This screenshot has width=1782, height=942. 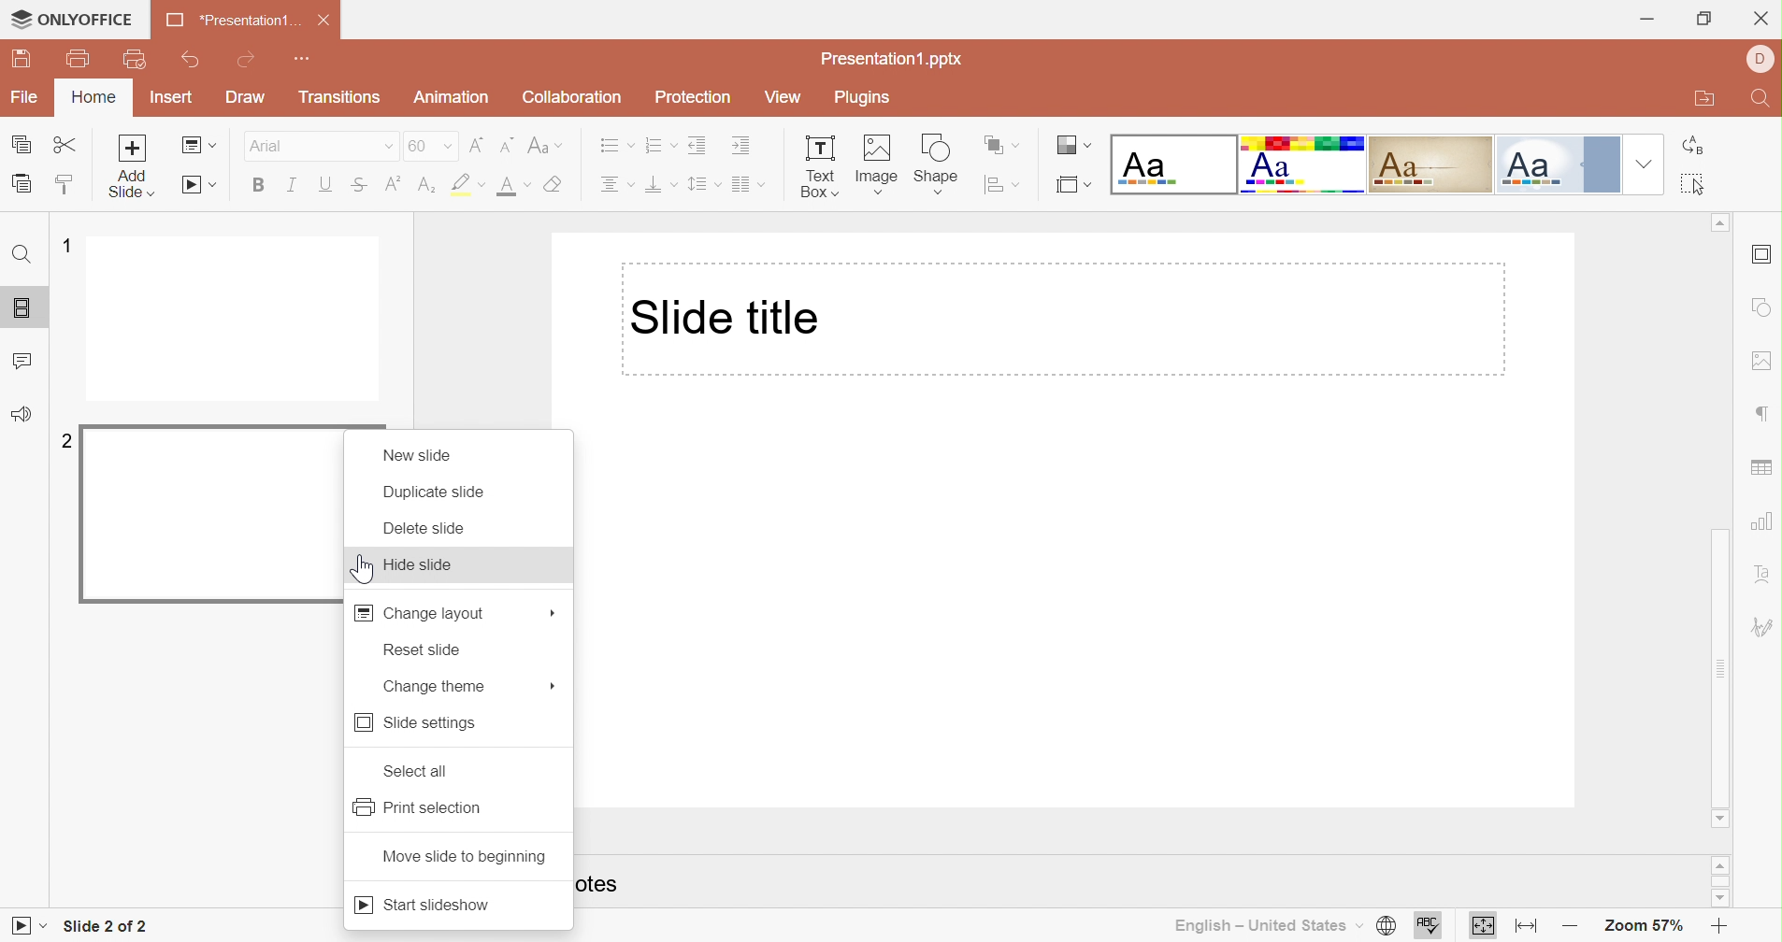 What do you see at coordinates (462, 857) in the screenshot?
I see `Moving side to beginning` at bounding box center [462, 857].